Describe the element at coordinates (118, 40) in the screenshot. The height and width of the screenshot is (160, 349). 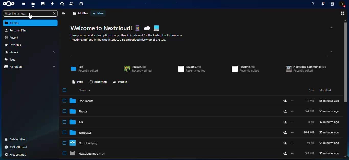
I see `“Readme.md” and in the web interface also embedded nicely up at the top.` at that location.